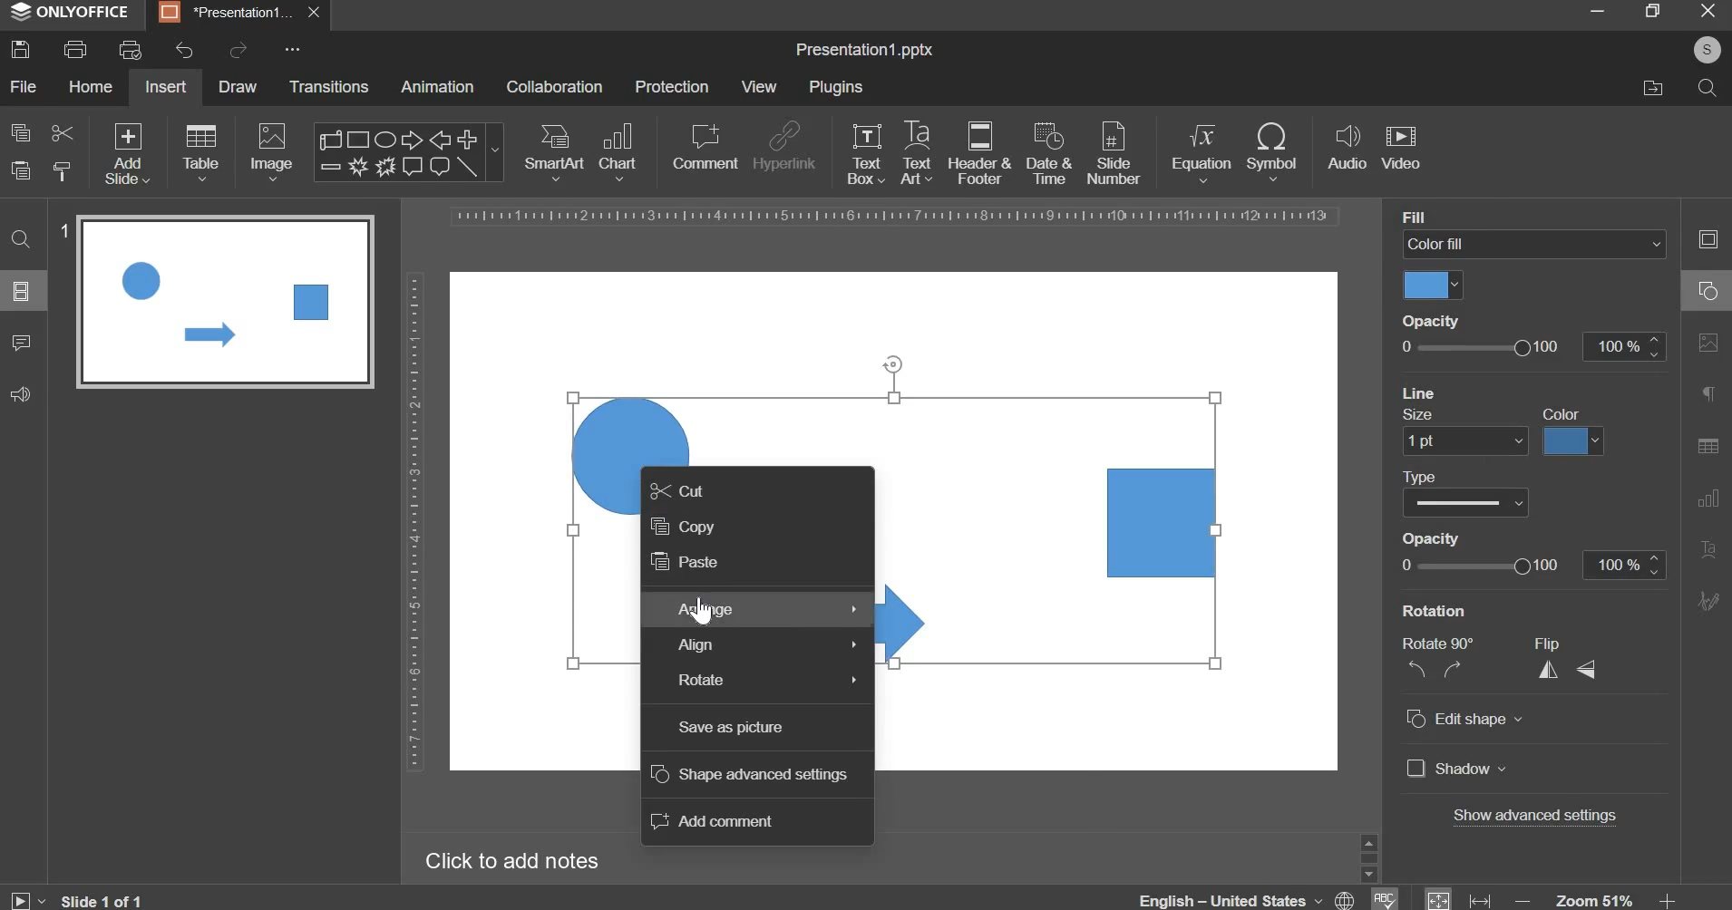  Describe the element at coordinates (978, 152) in the screenshot. I see `header & footer` at that location.